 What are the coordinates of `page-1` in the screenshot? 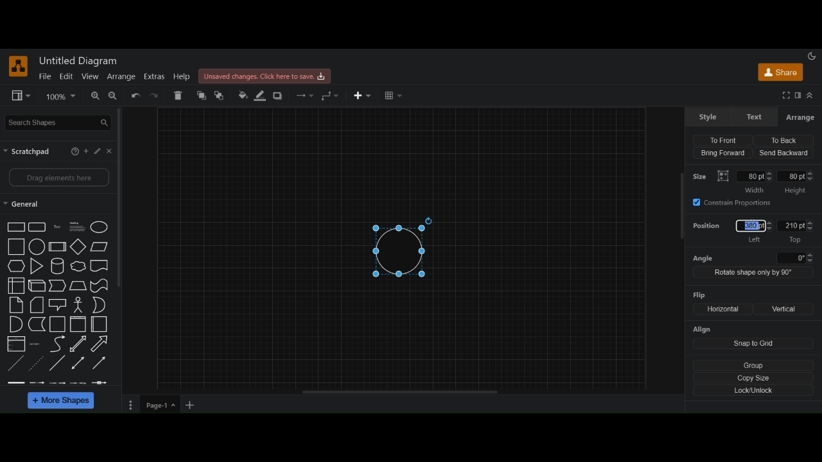 It's located at (161, 405).